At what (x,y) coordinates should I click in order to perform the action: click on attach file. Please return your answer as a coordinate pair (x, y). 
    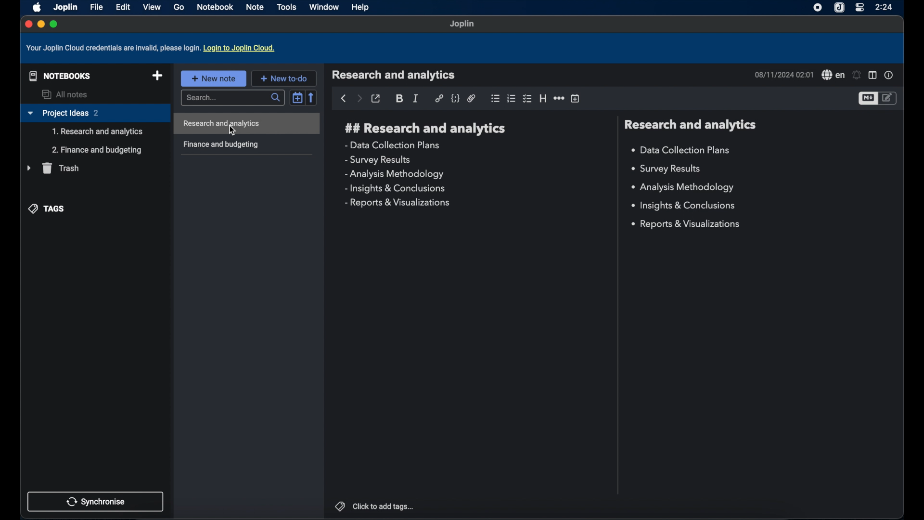
    Looking at the image, I should click on (472, 98).